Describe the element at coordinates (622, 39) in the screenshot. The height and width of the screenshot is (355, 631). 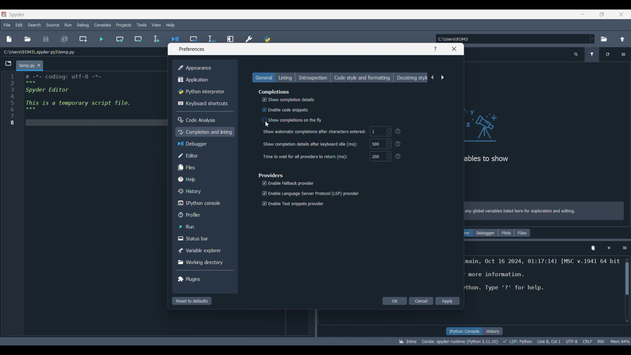
I see `Change to parent directory` at that location.